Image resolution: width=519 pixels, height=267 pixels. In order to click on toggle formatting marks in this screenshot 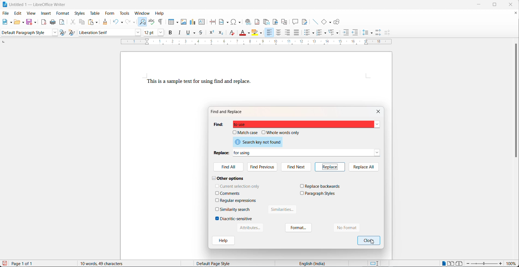, I will do `click(162, 20)`.